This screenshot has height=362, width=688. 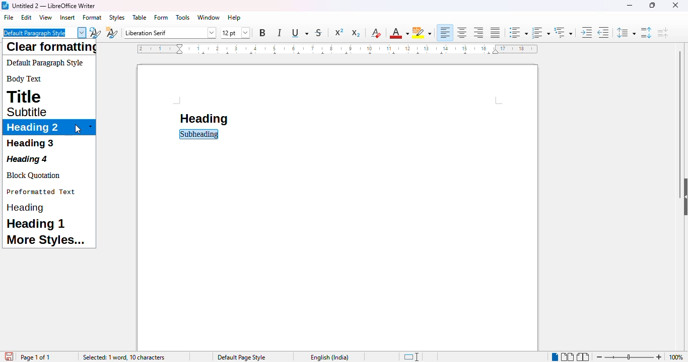 I want to click on clear direct formatting, so click(x=376, y=33).